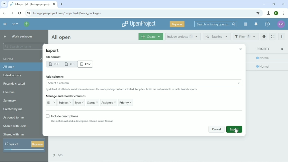 Image resolution: width=288 pixels, height=162 pixels. Describe the element at coordinates (14, 135) in the screenshot. I see `Shared with me` at that location.